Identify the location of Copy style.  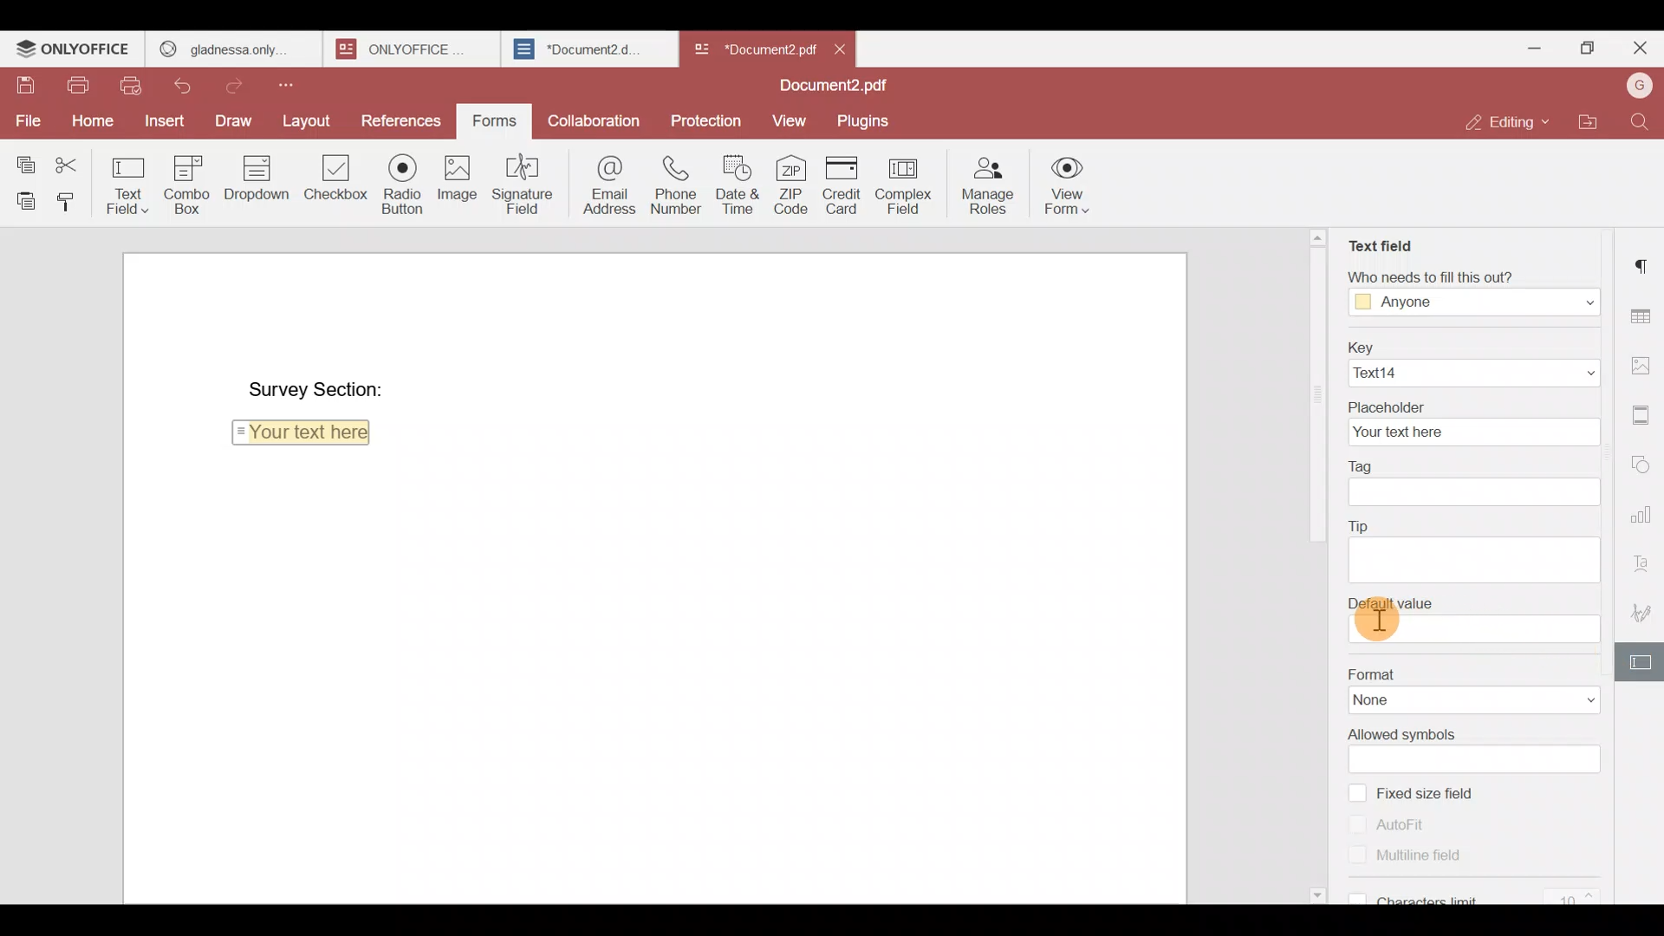
(68, 198).